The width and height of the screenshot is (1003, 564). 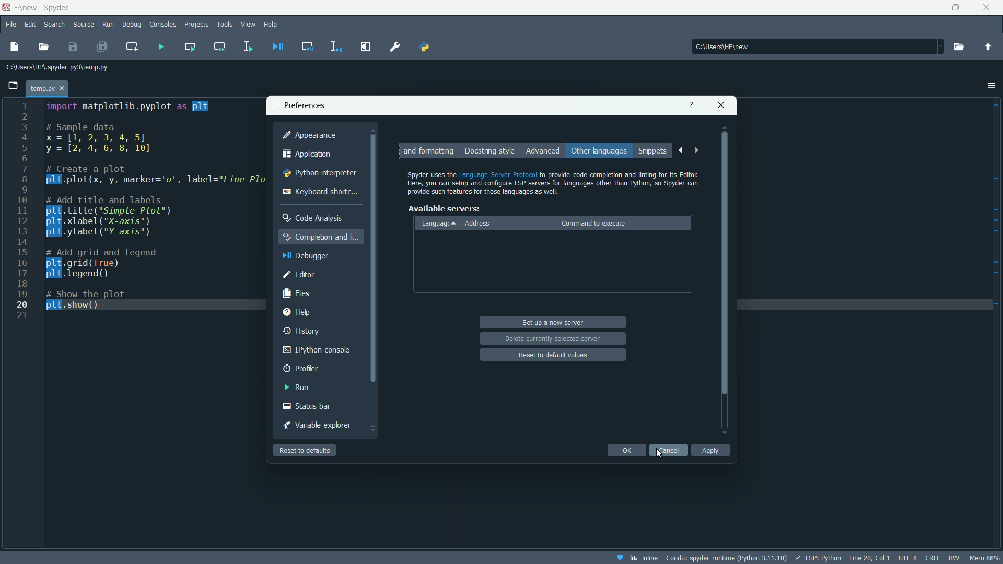 I want to click on completion and linting, so click(x=322, y=236).